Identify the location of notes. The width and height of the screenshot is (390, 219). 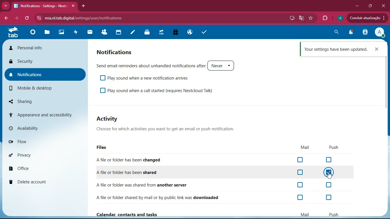
(132, 33).